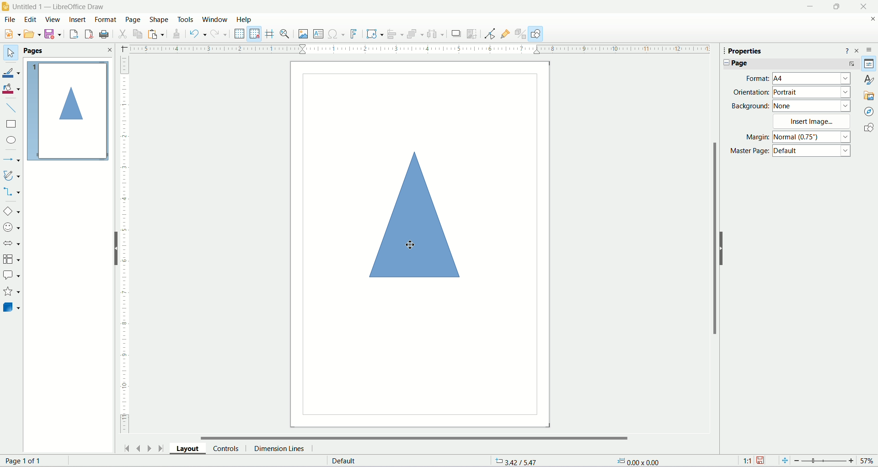 This screenshot has width=878, height=467. What do you see at coordinates (352, 461) in the screenshot?
I see `Text` at bounding box center [352, 461].